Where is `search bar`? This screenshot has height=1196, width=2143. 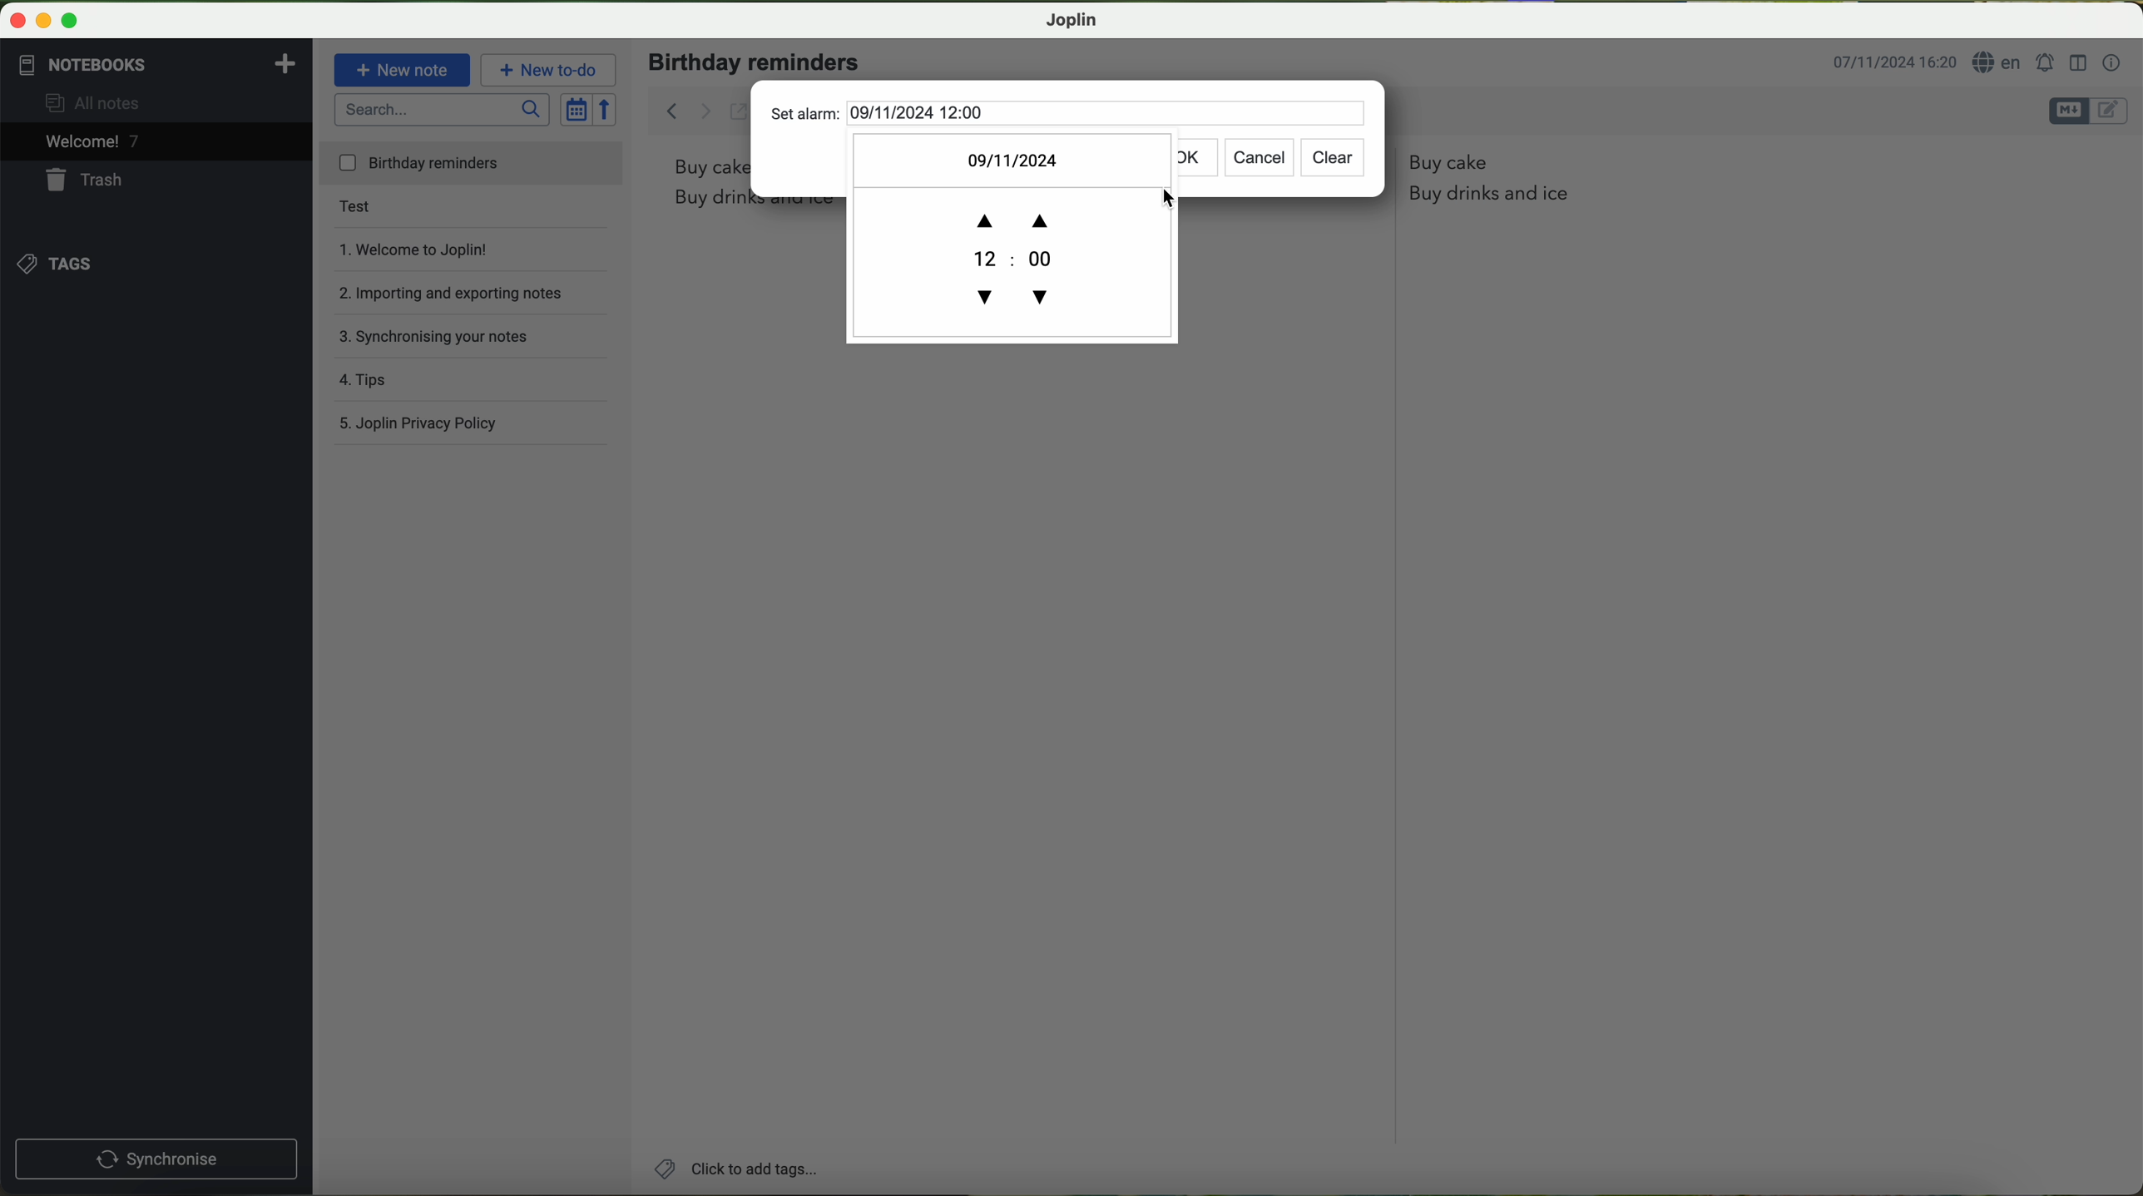 search bar is located at coordinates (442, 111).